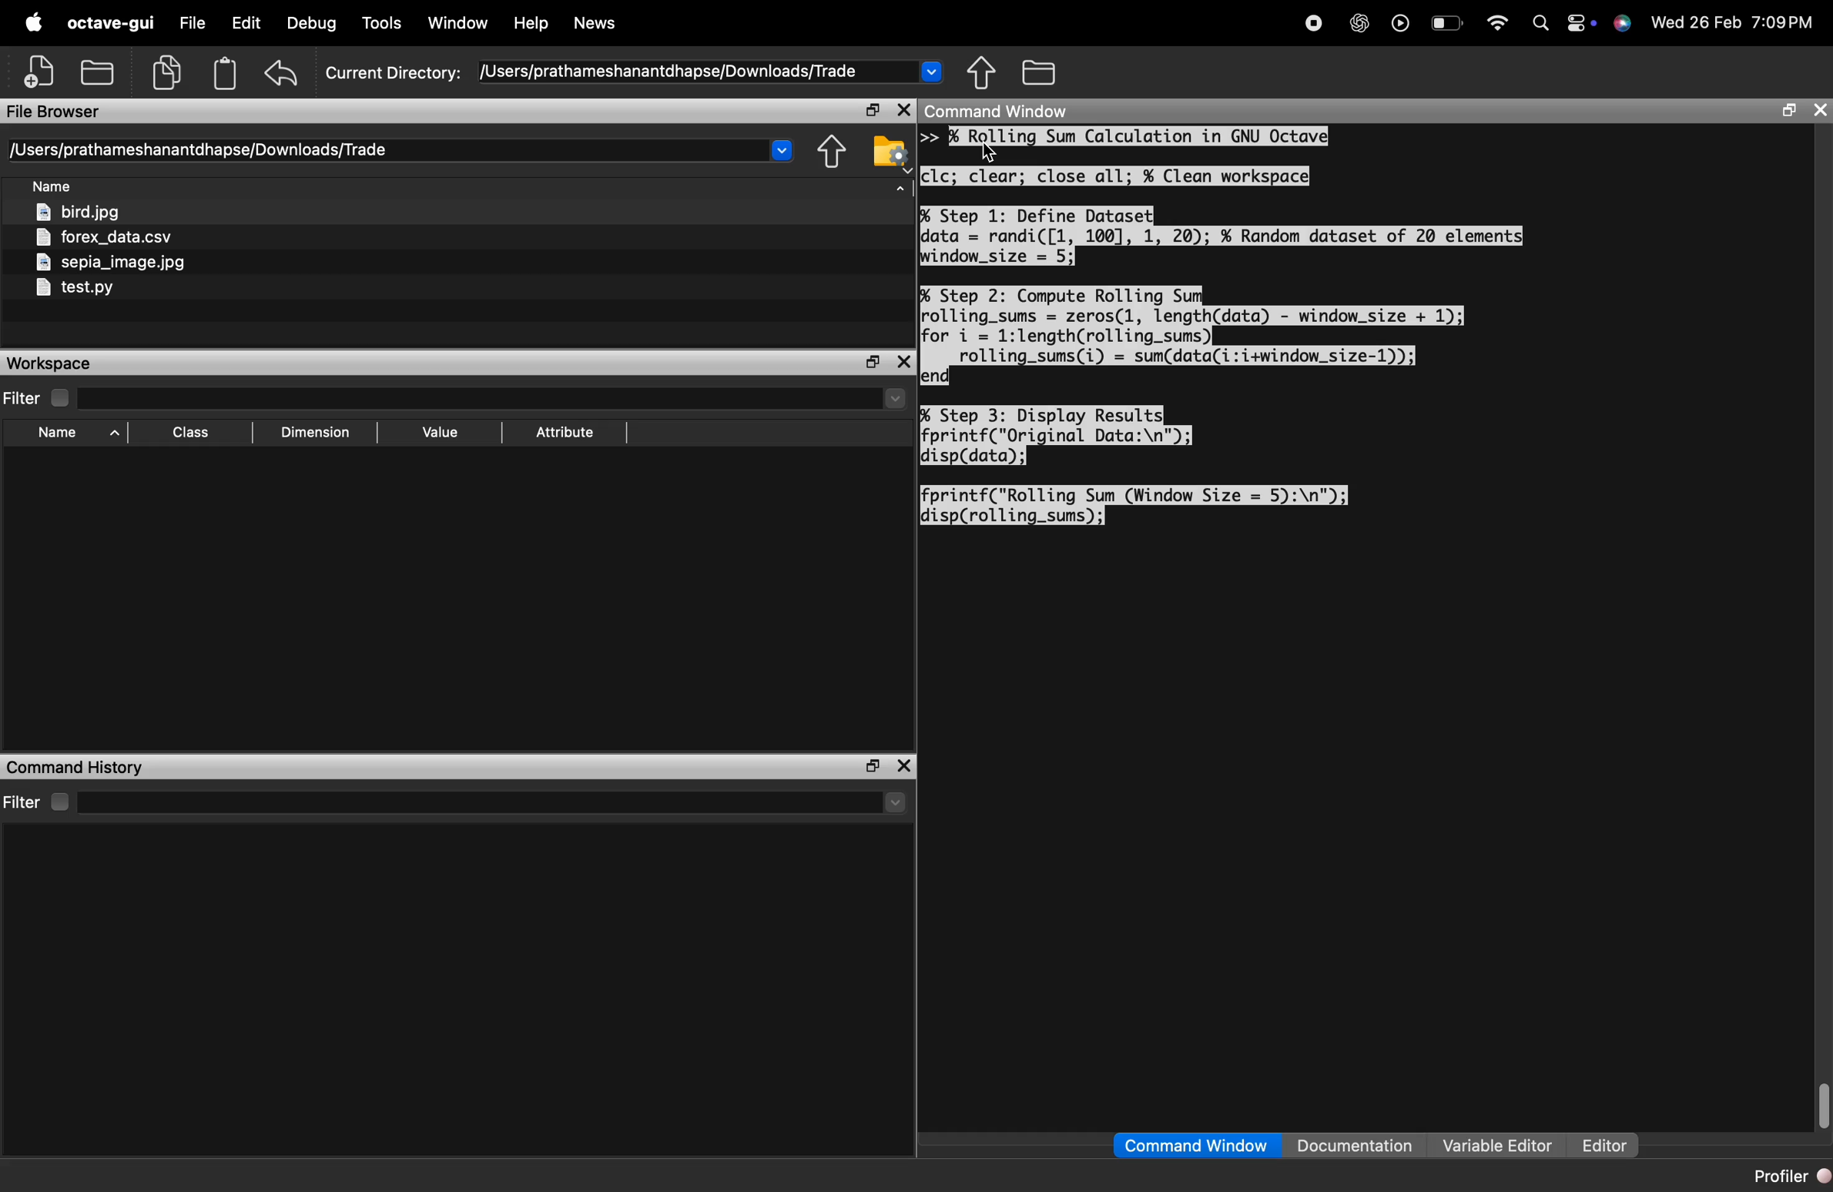 The width and height of the screenshot is (1833, 1192). Describe the element at coordinates (501, 804) in the screenshot. I see `select directory` at that location.